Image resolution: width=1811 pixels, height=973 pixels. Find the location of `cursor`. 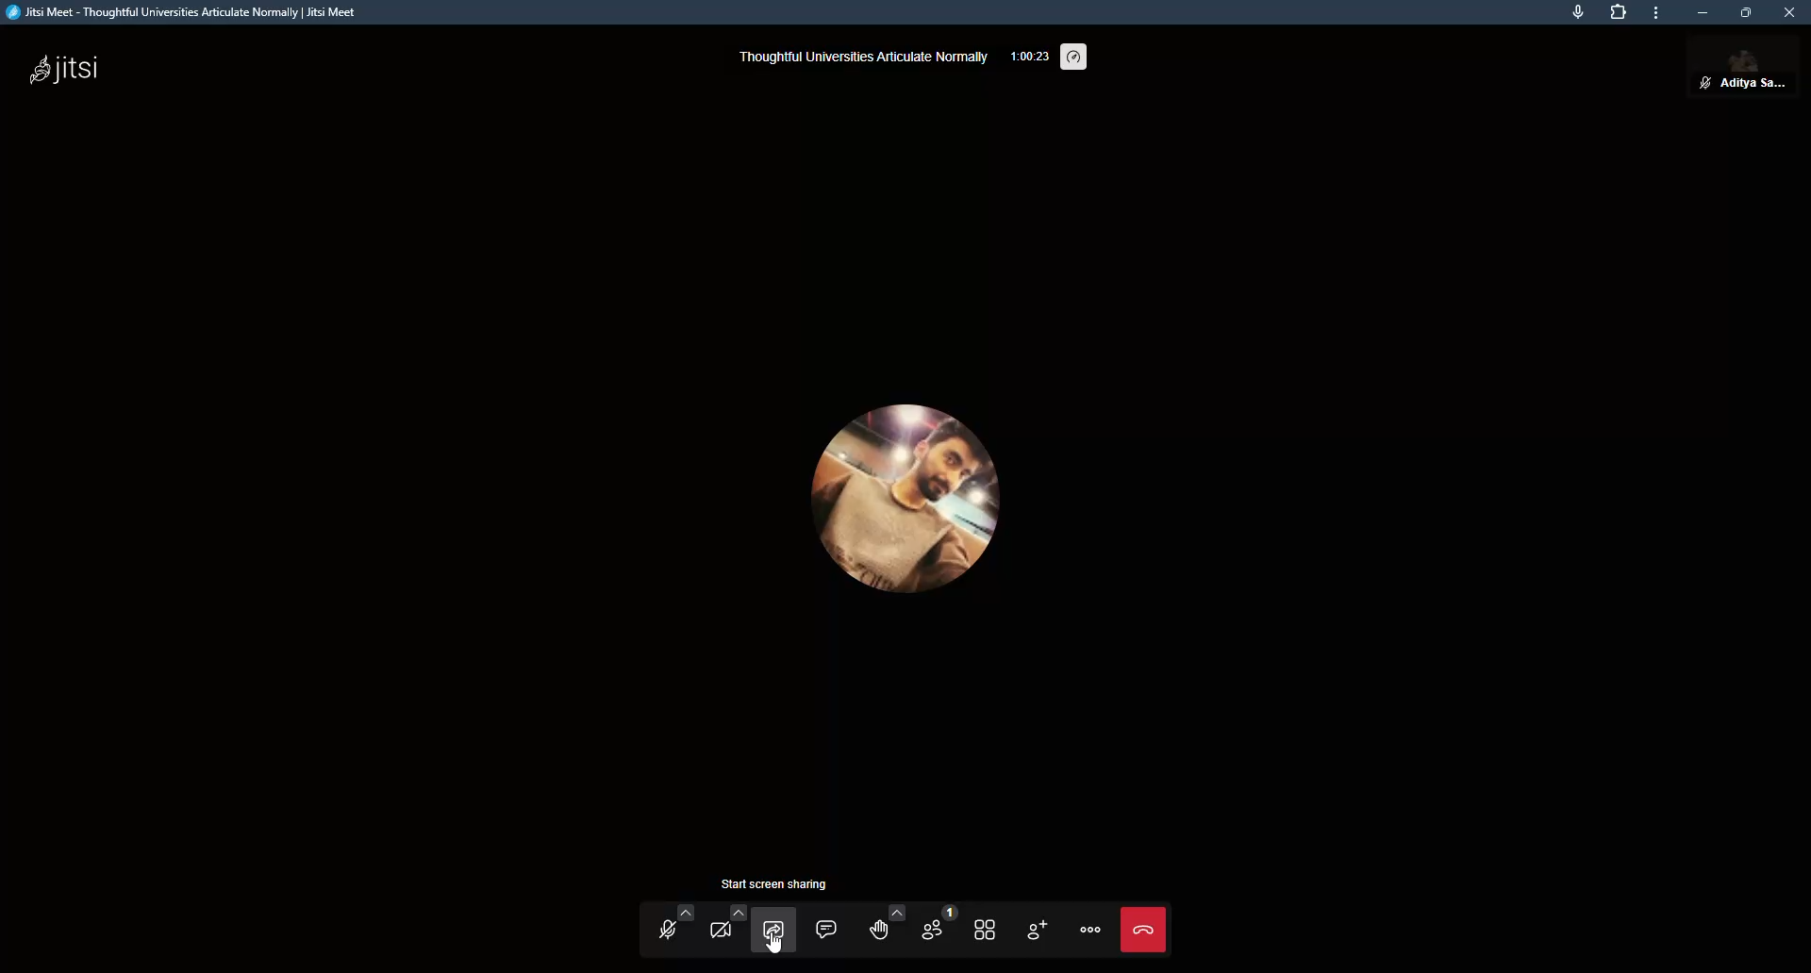

cursor is located at coordinates (773, 948).